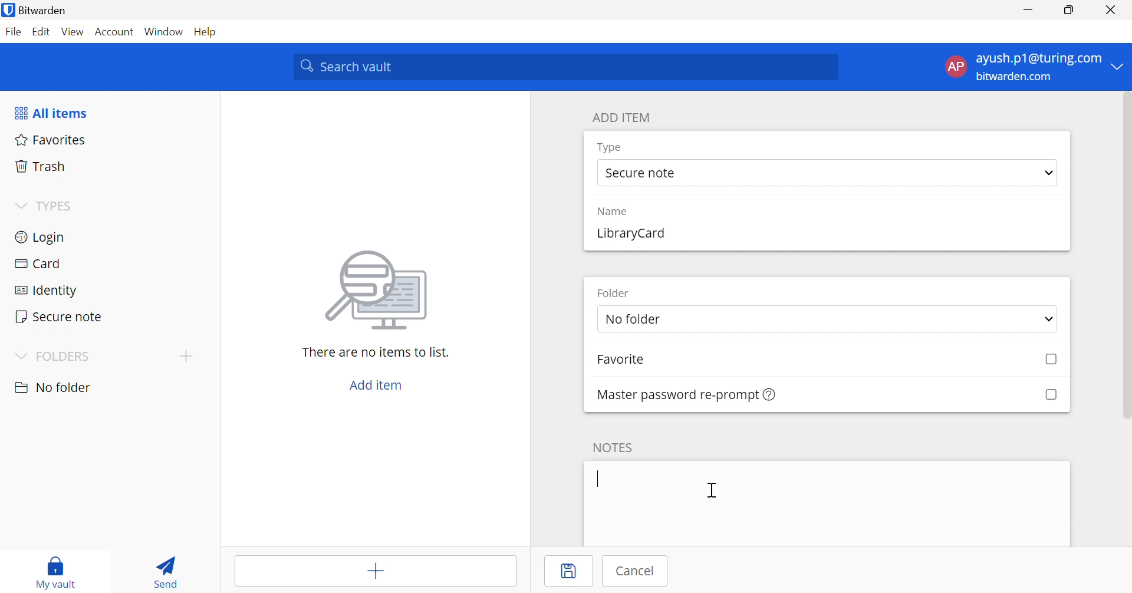  I want to click on Bitwarden, so click(37, 9).